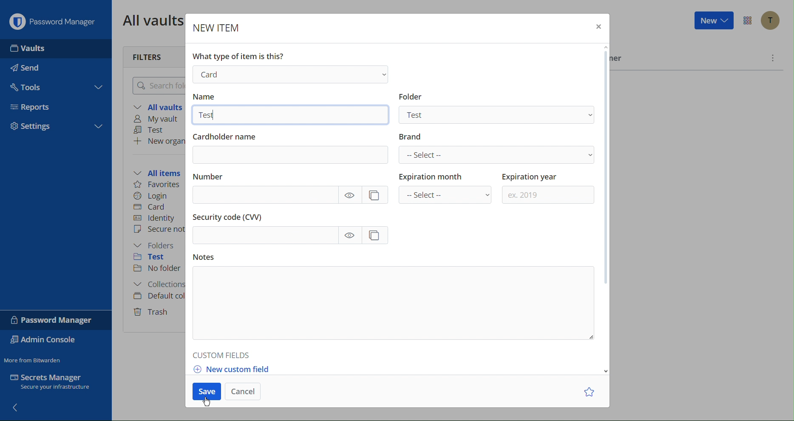 This screenshot has height=421, width=794. Describe the element at coordinates (159, 283) in the screenshot. I see `Collections` at that location.